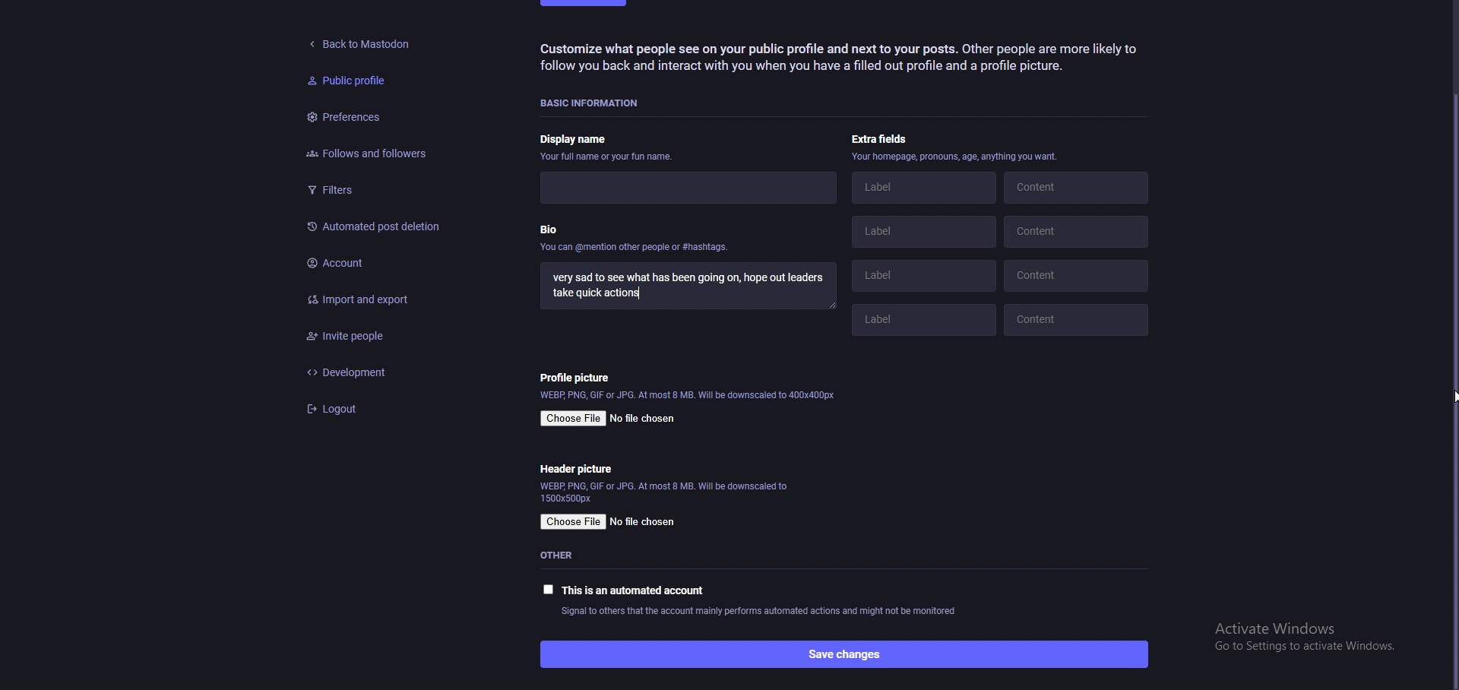 This screenshot has height=690, width=1459. I want to click on choose file, so click(573, 419).